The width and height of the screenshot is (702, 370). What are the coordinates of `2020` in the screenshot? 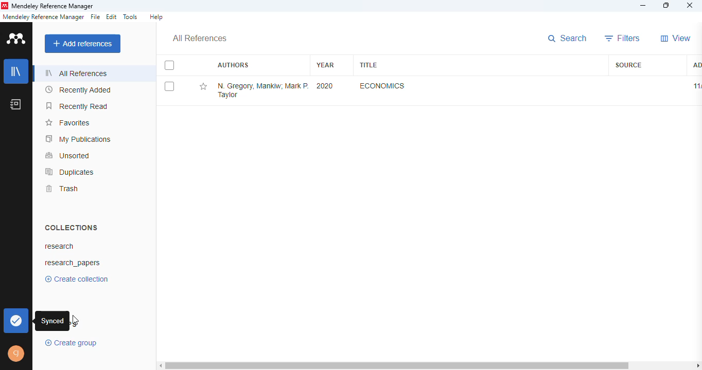 It's located at (325, 86).